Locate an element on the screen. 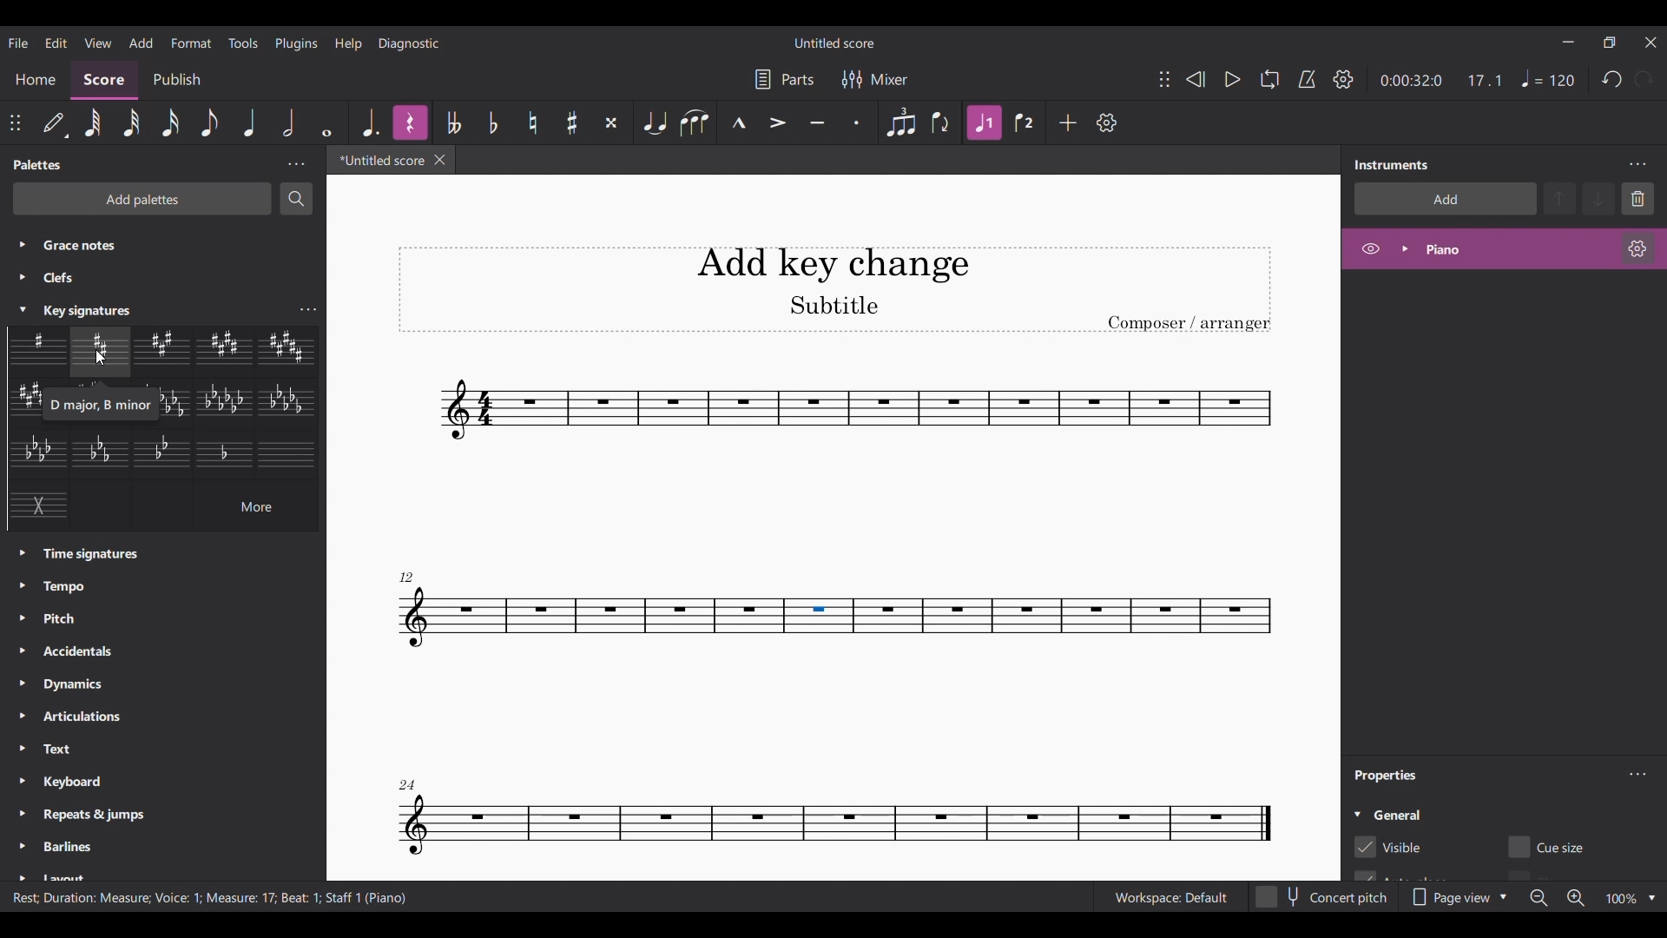  Score, current section highlighted is located at coordinates (105, 80).